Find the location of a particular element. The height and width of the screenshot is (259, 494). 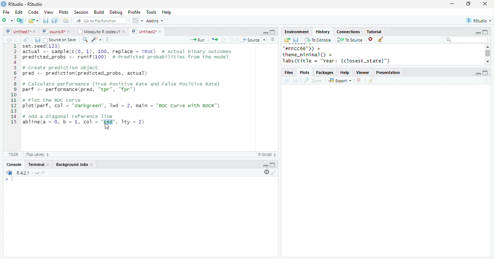

Tools is located at coordinates (152, 12).